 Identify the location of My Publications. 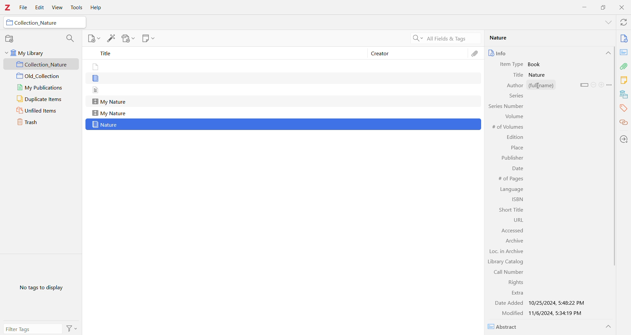
(41, 88).